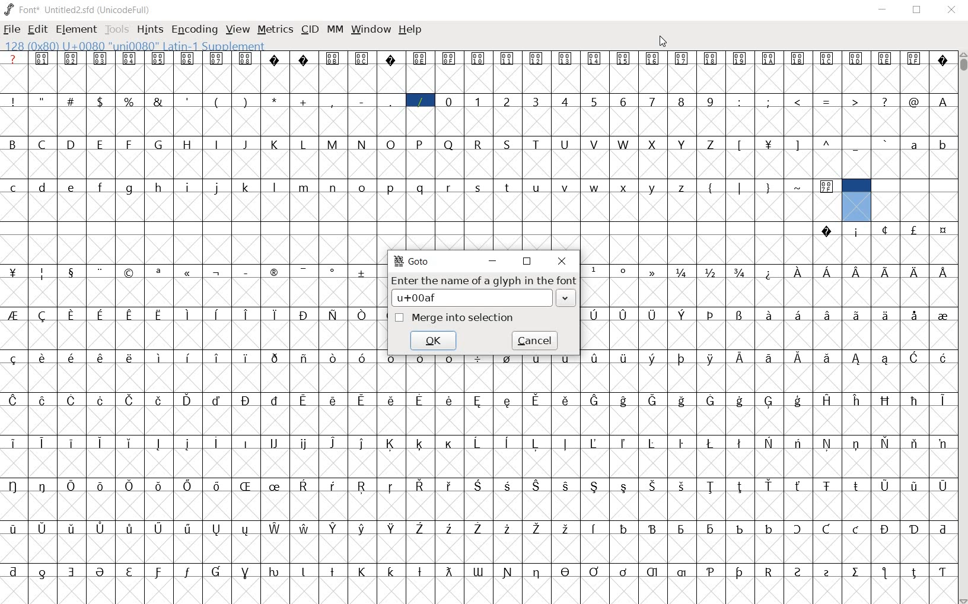 The height and width of the screenshot is (604, 968). Describe the element at coordinates (623, 485) in the screenshot. I see `Symbol` at that location.